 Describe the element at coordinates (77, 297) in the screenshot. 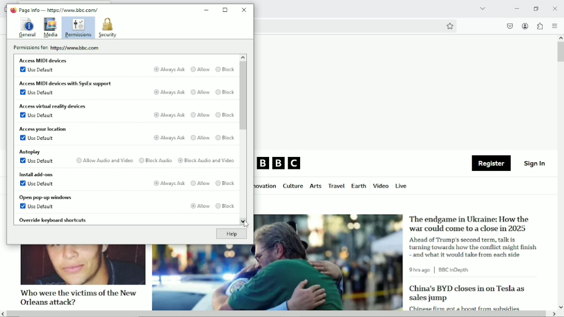

I see `Who were the victims of the New Orleans attack?` at that location.